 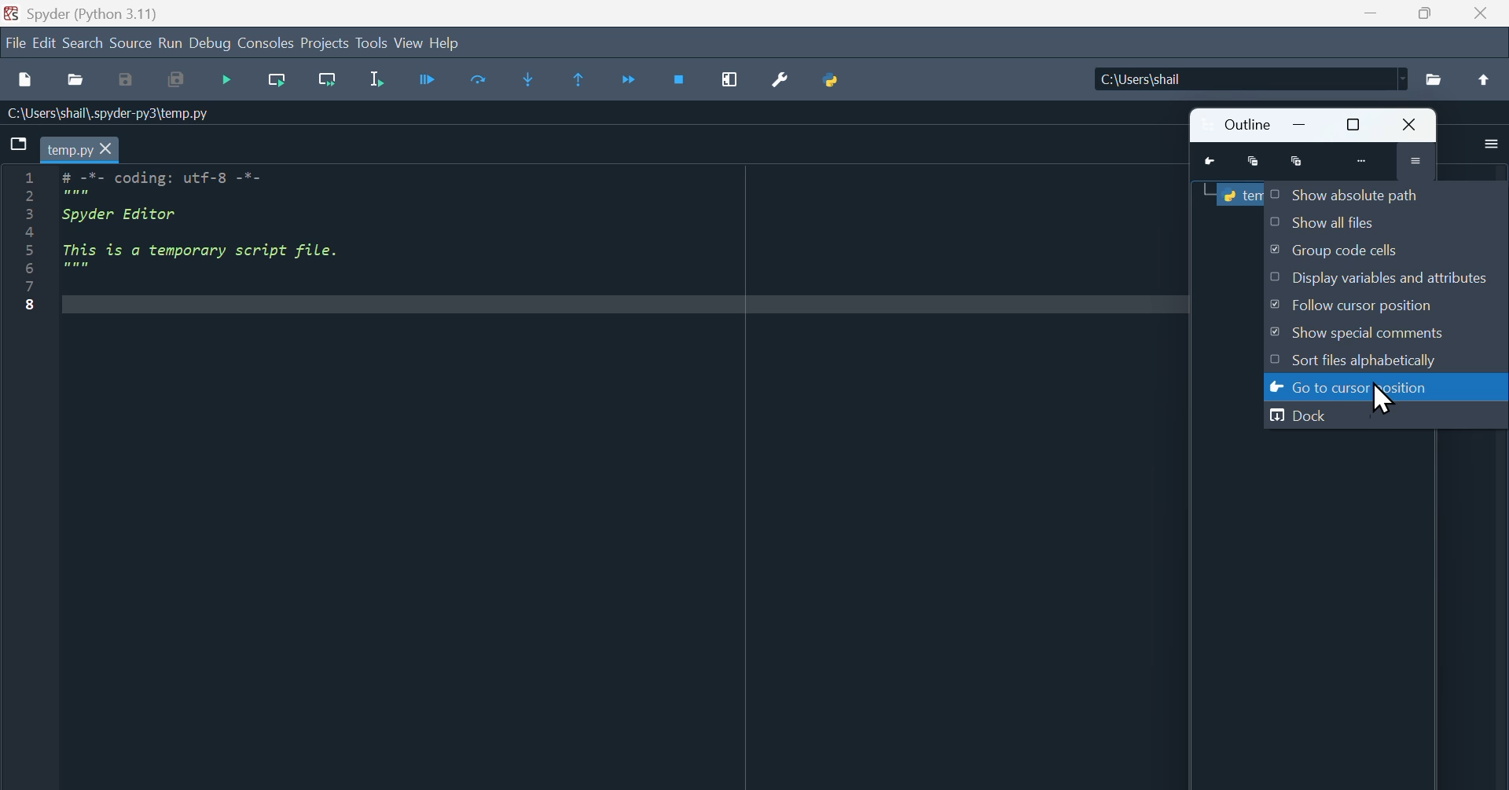 I want to click on Start debugging, so click(x=226, y=80).